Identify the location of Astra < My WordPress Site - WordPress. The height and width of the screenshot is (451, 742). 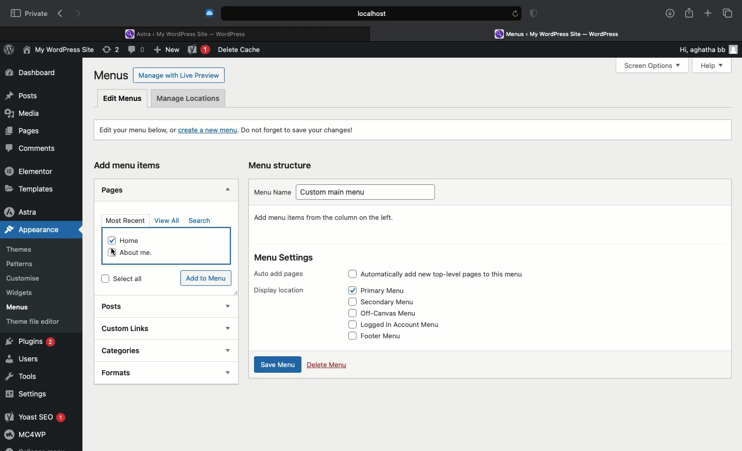
(189, 33).